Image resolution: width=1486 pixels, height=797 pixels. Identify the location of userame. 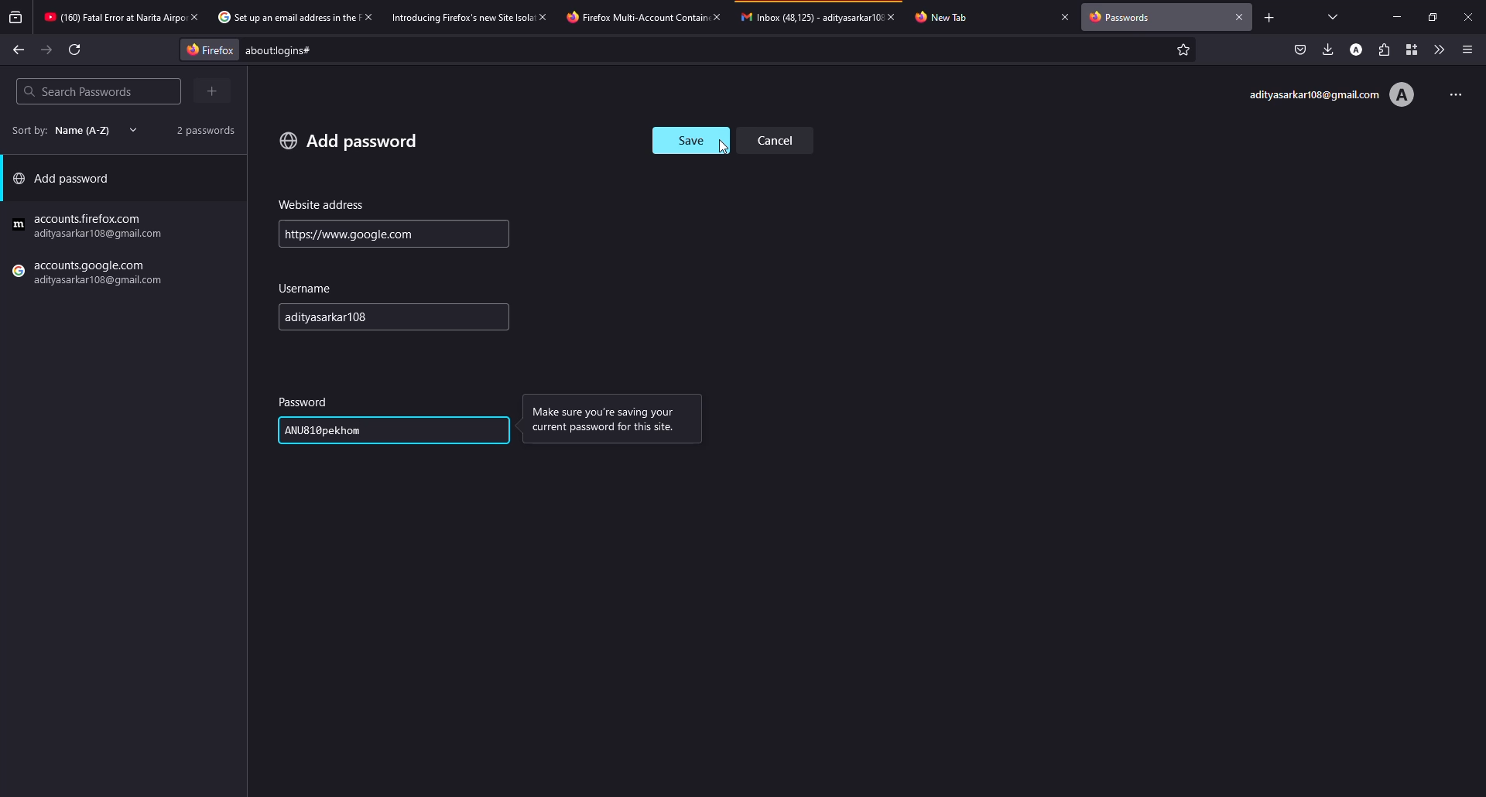
(310, 289).